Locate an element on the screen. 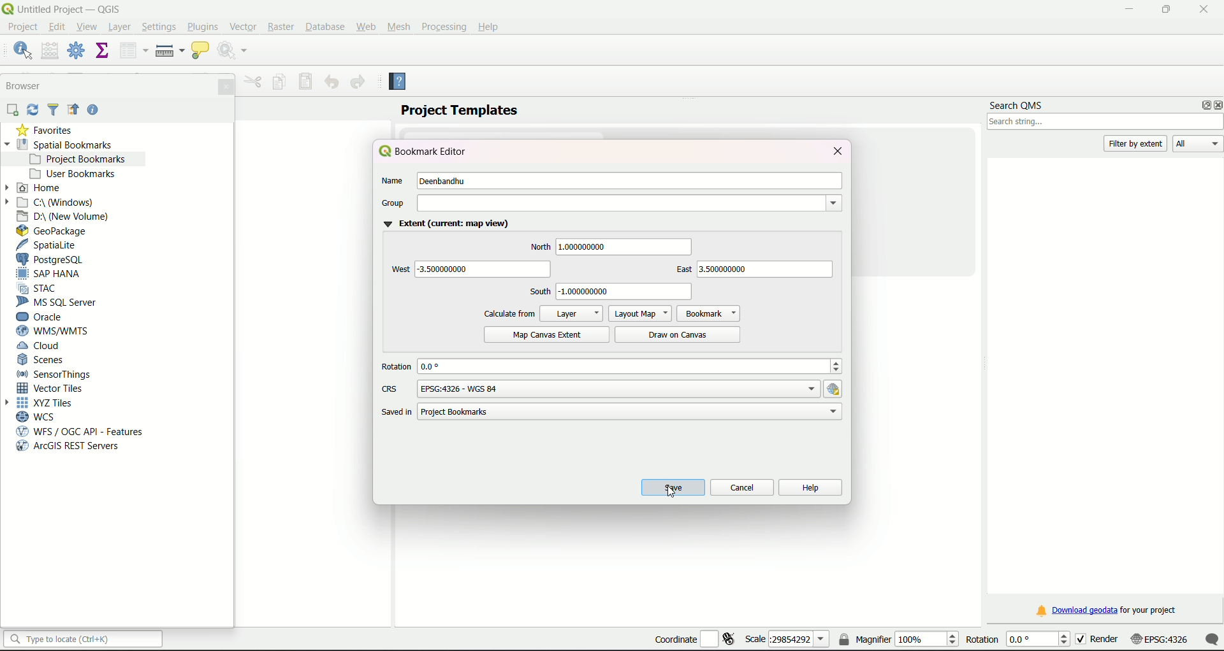  project is located at coordinates (24, 28).